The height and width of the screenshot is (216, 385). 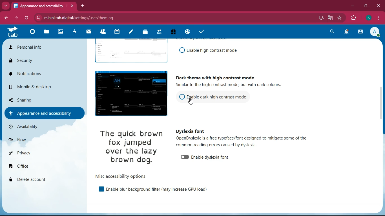 What do you see at coordinates (82, 6) in the screenshot?
I see `add tab` at bounding box center [82, 6].